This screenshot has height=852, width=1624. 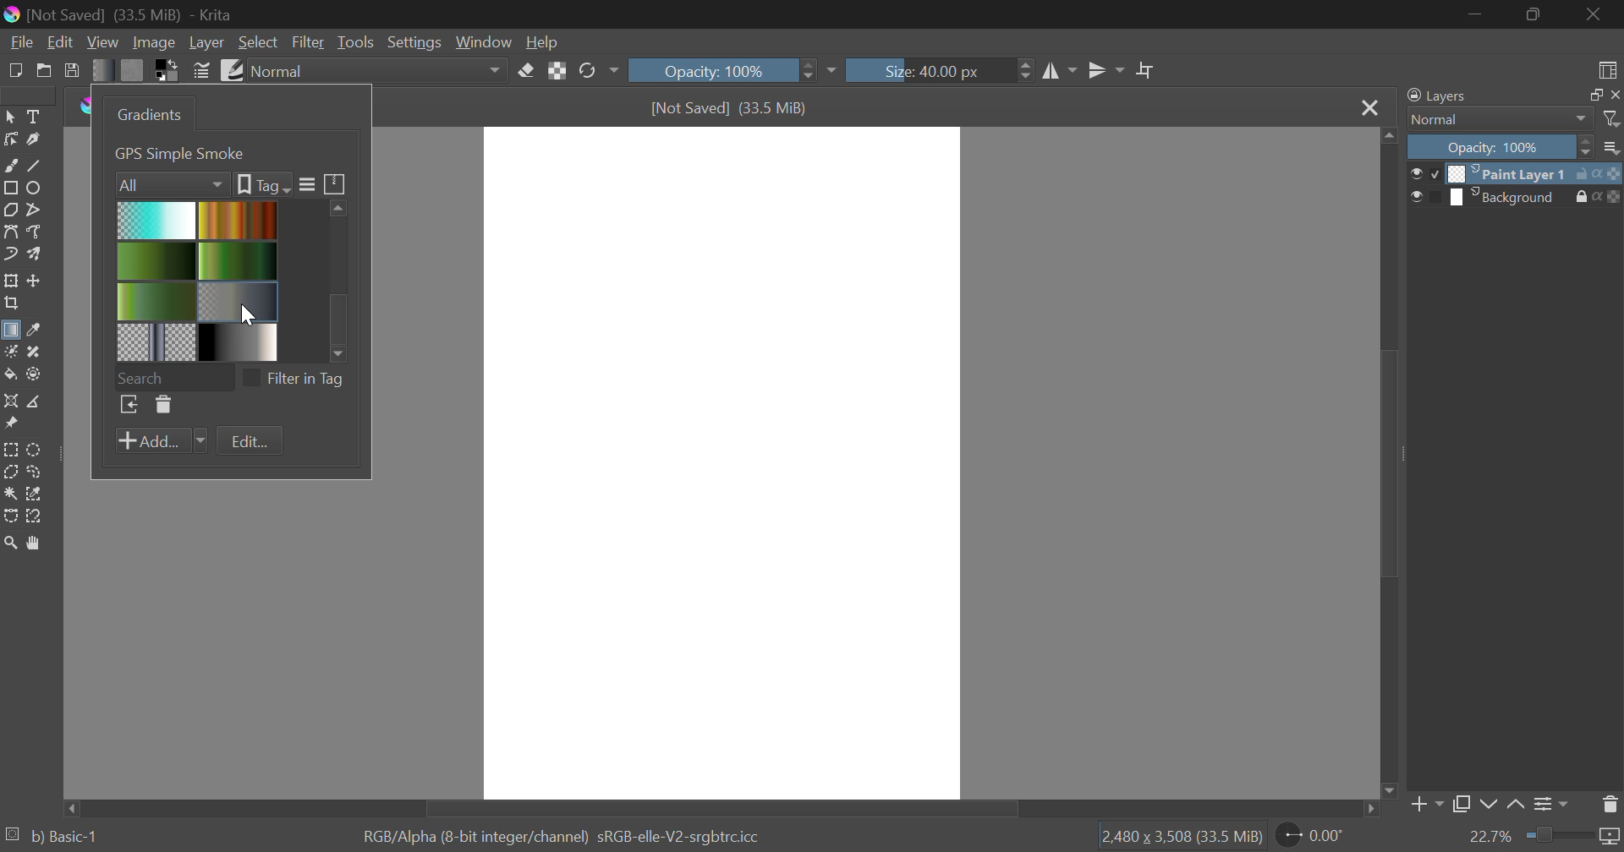 I want to click on Circular Selection, so click(x=36, y=450).